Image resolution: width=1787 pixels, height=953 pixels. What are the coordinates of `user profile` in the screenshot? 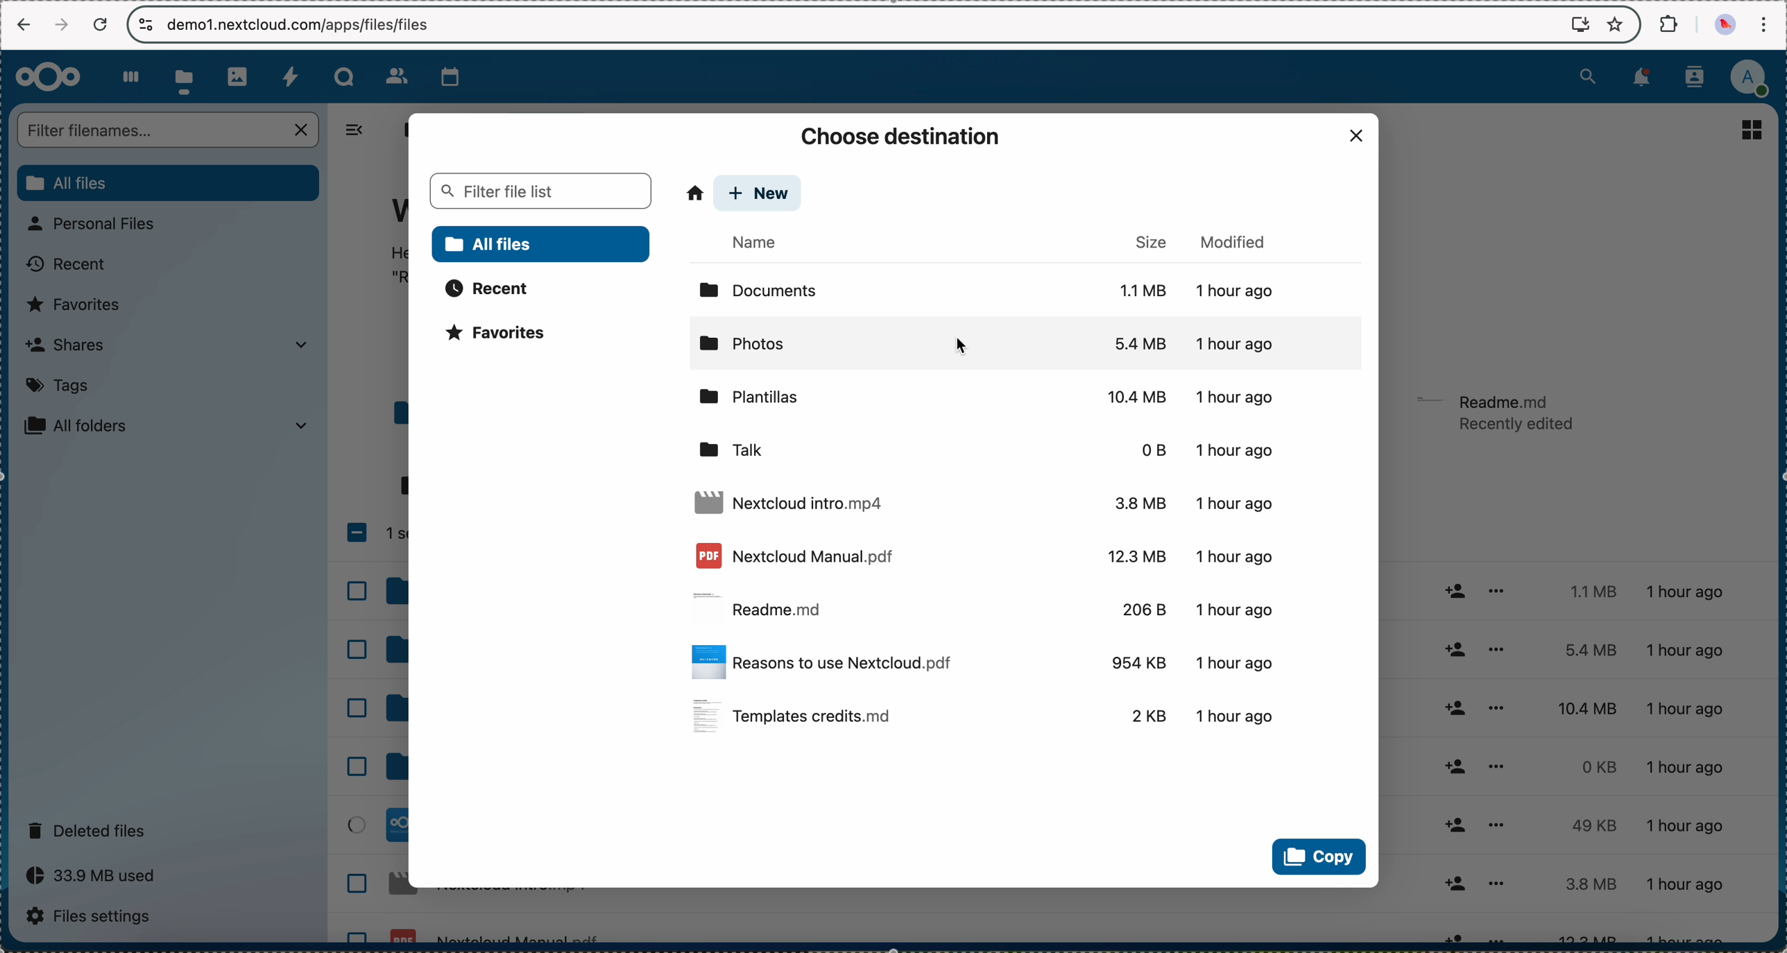 It's located at (1756, 78).